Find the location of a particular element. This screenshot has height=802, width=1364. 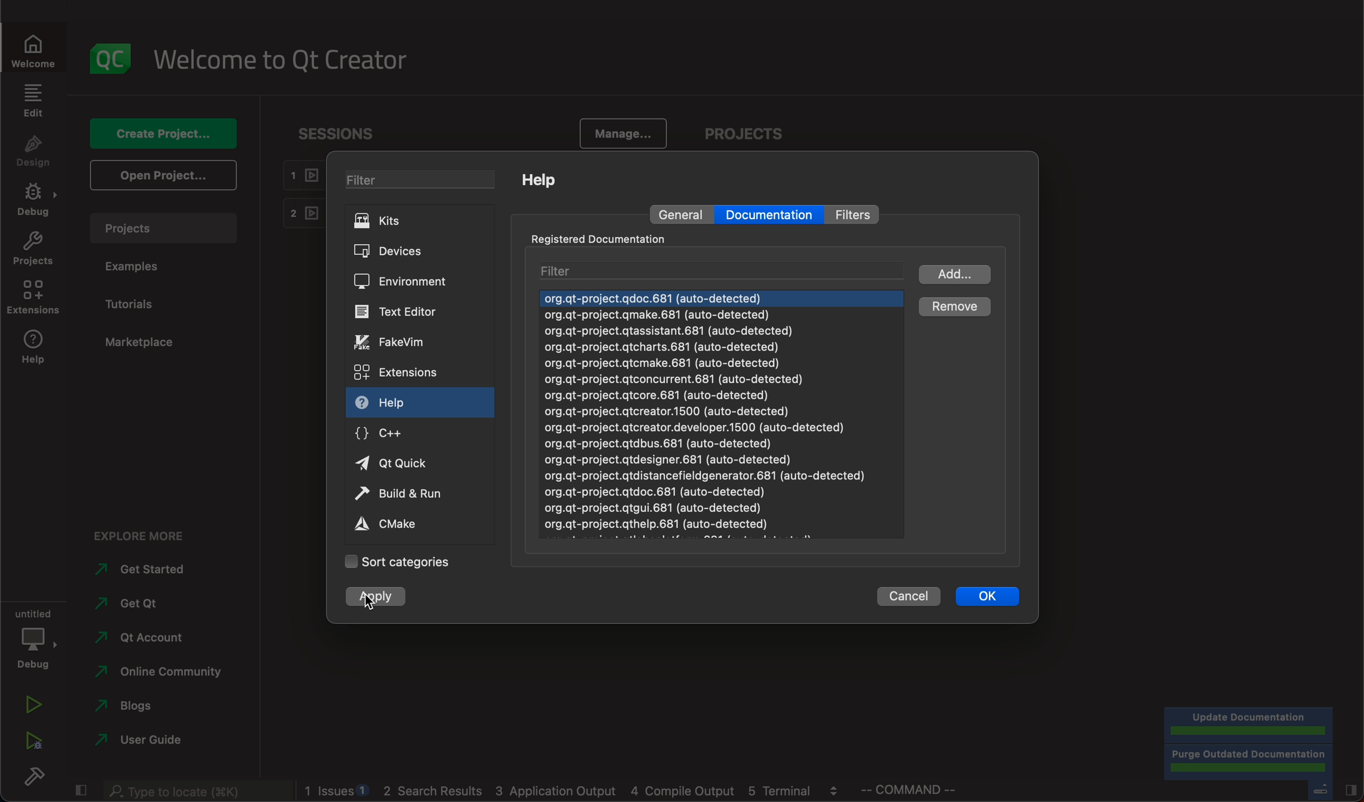

filter is located at coordinates (423, 180).